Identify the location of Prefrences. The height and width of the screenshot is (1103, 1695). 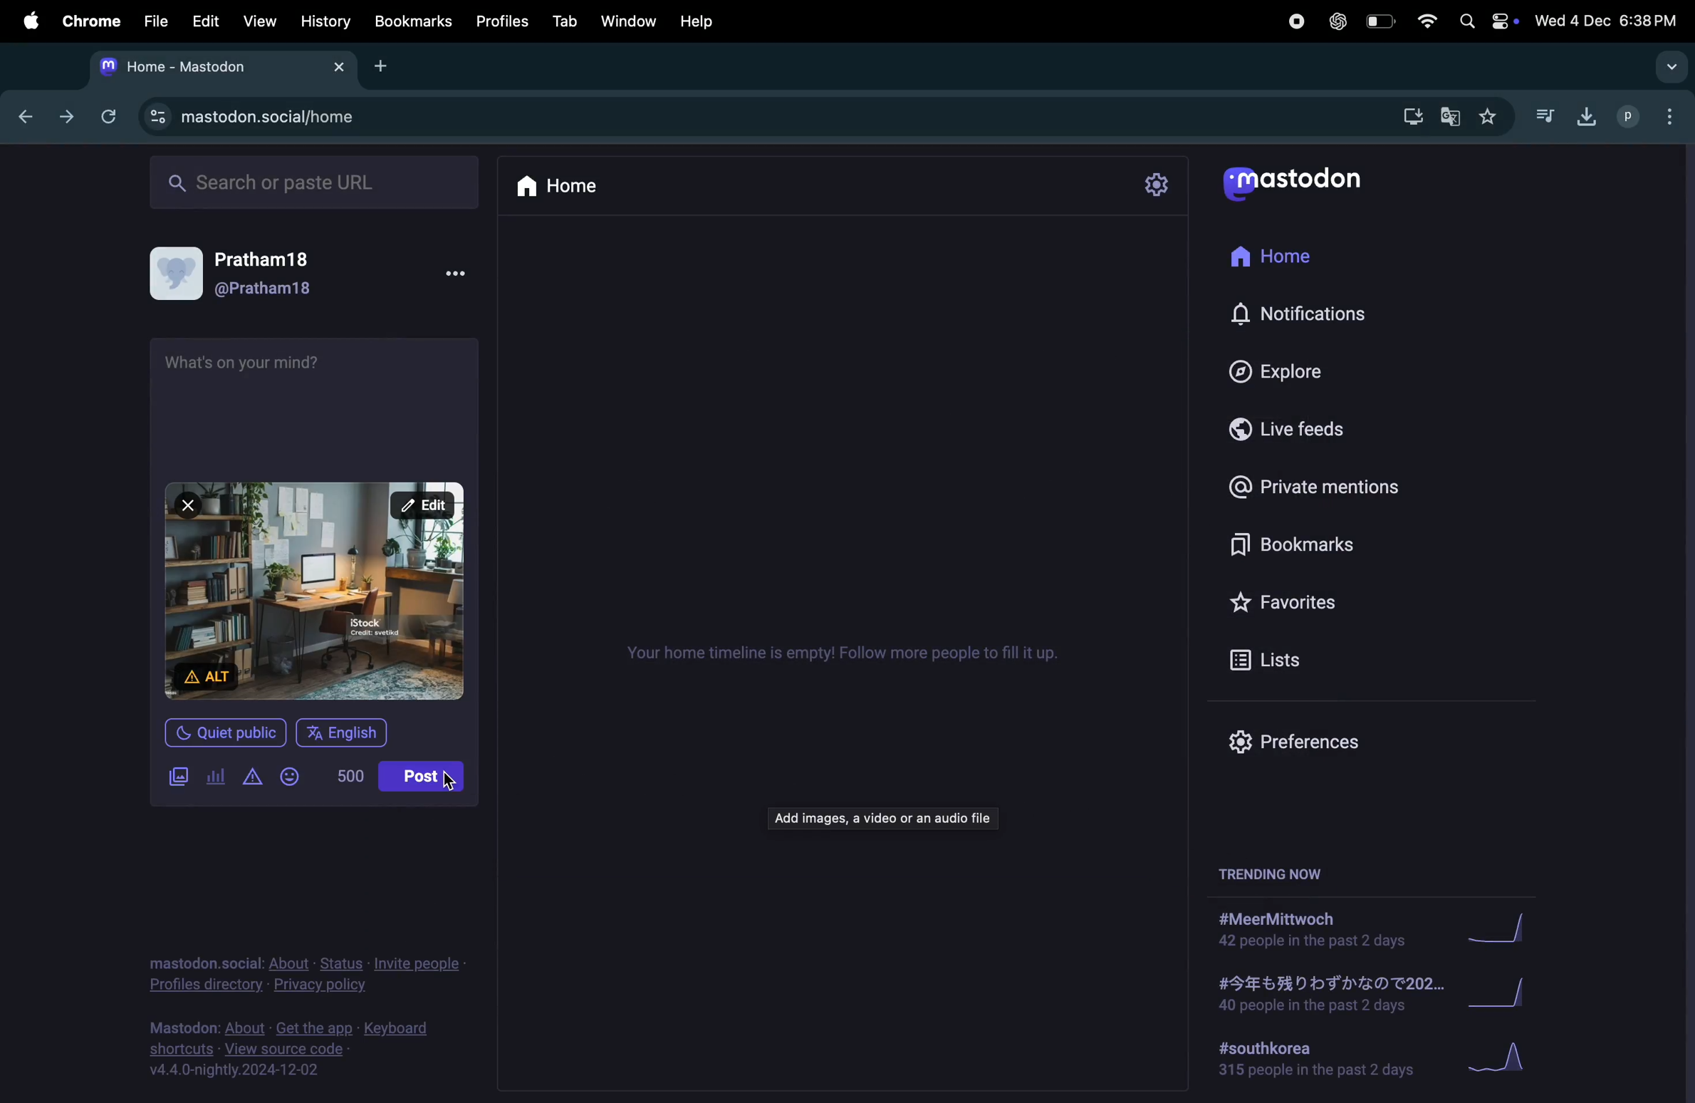
(1295, 742).